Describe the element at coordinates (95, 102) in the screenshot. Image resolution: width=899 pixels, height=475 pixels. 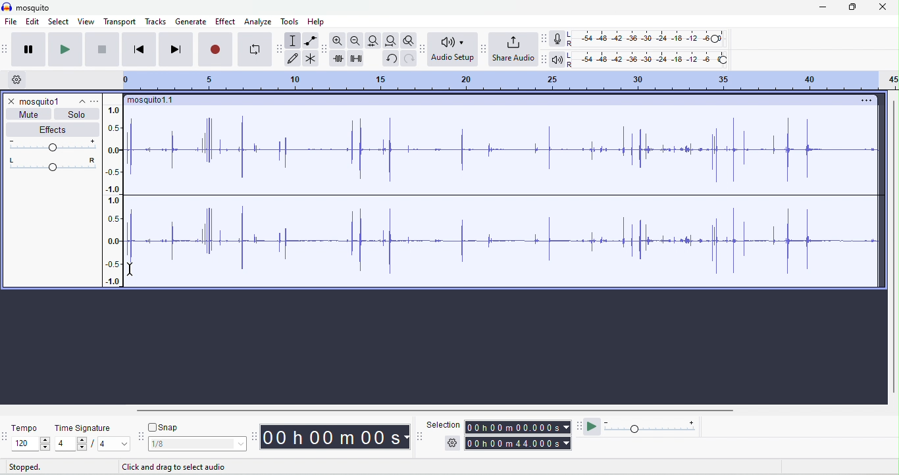
I see `options` at that location.